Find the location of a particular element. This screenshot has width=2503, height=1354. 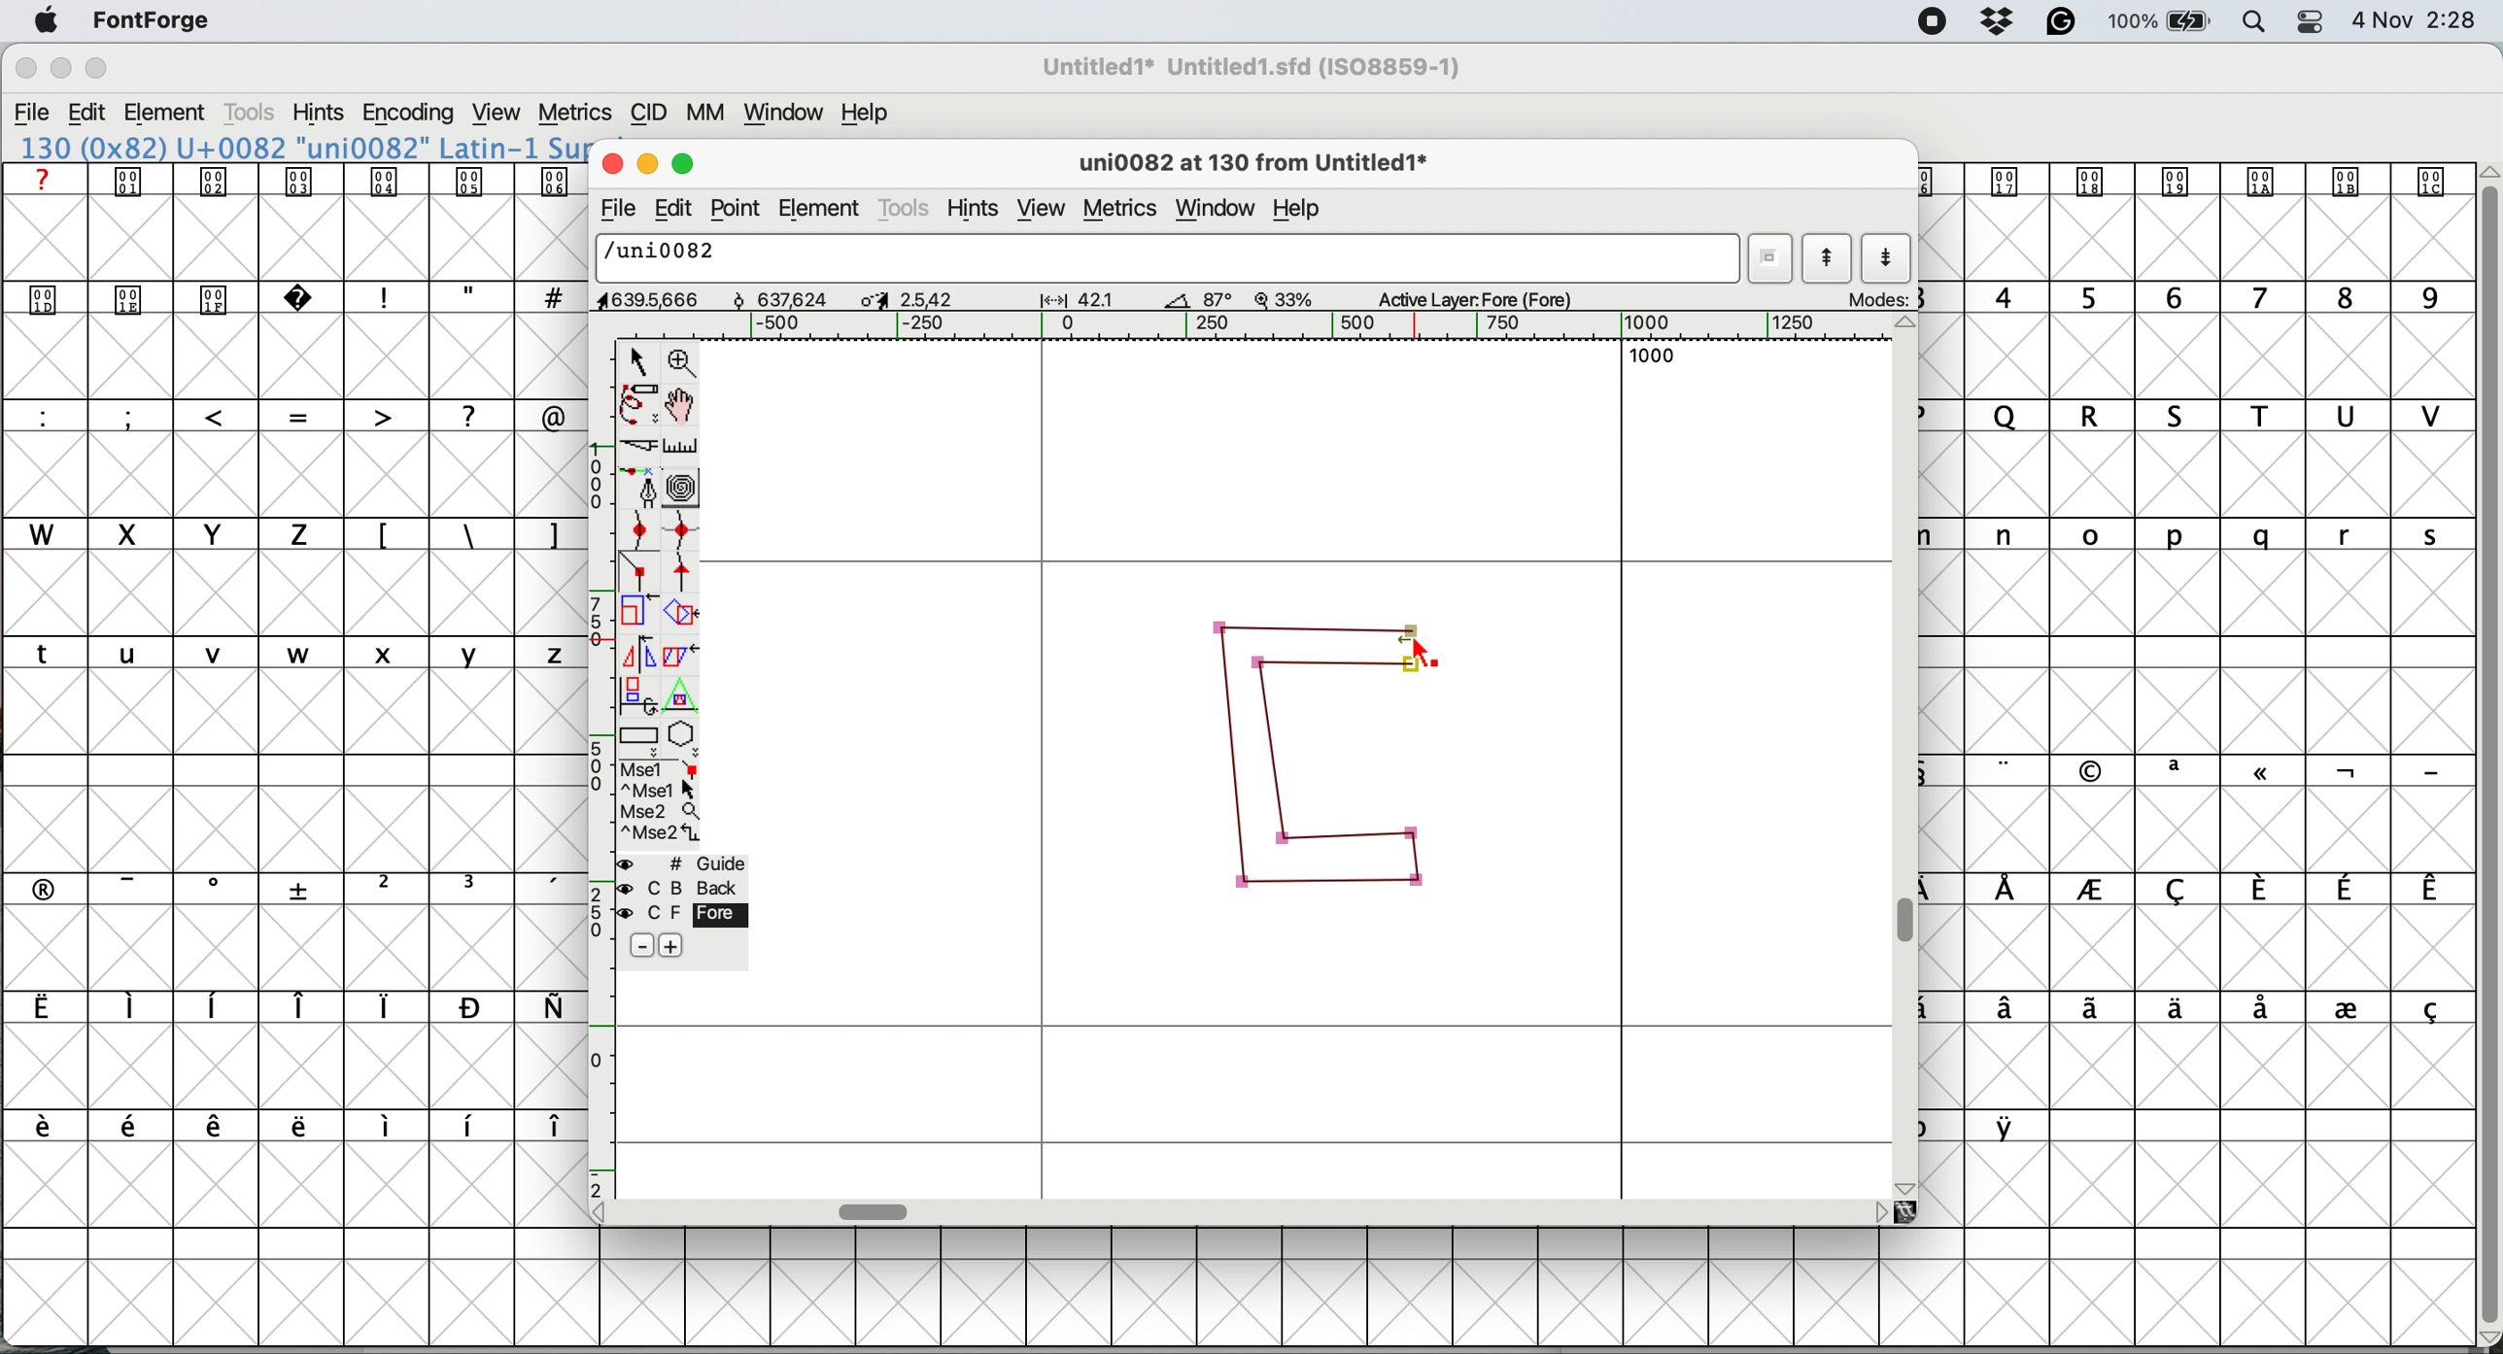

symbols is located at coordinates (2219, 890).